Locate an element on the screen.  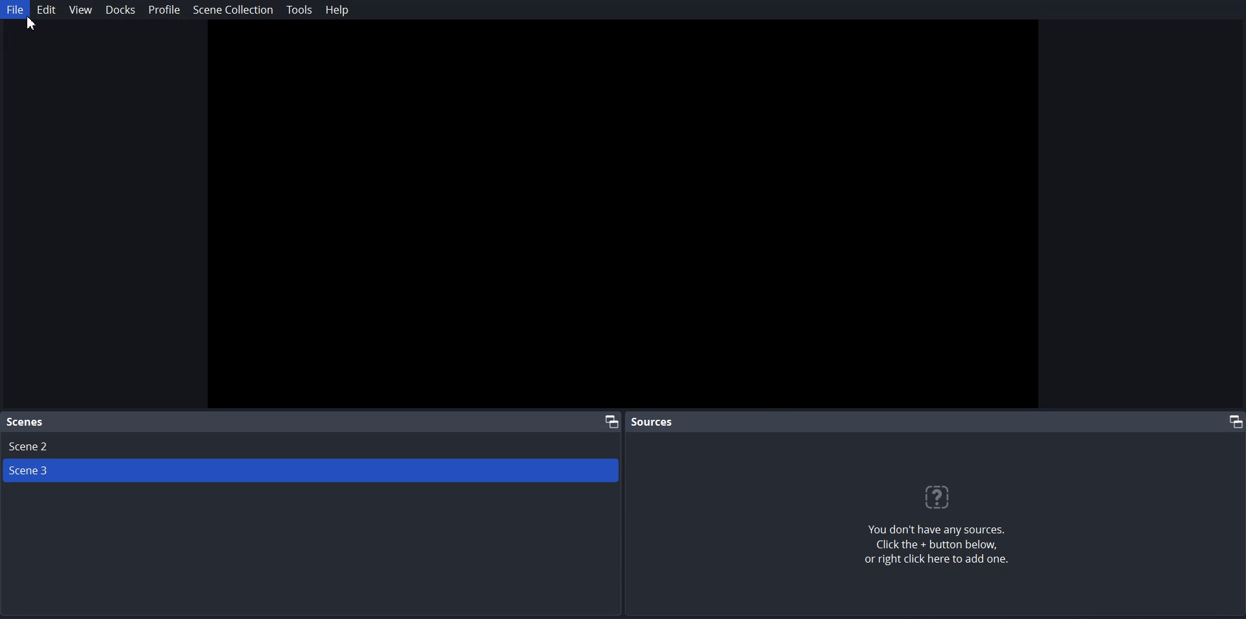
Sources is located at coordinates (654, 421).